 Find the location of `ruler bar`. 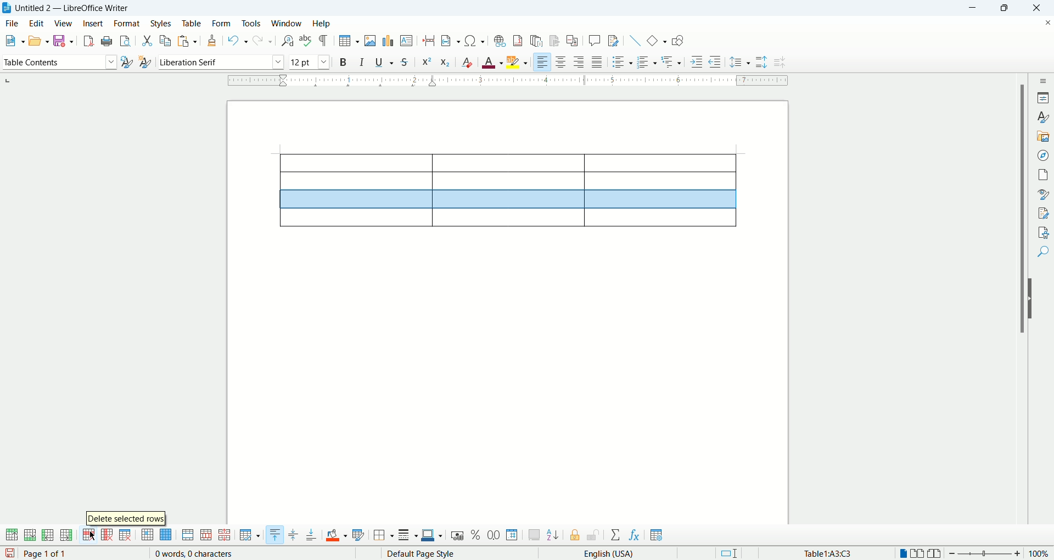

ruler bar is located at coordinates (514, 82).